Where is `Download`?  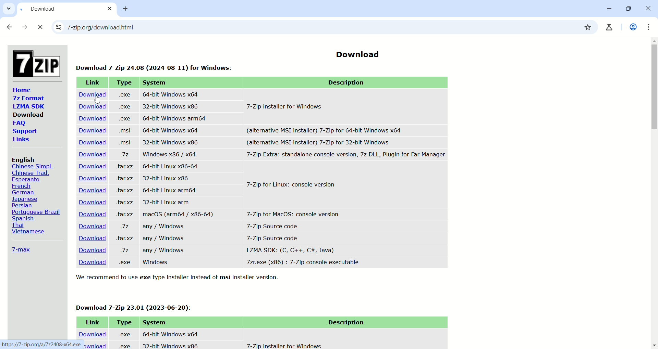
Download is located at coordinates (88, 142).